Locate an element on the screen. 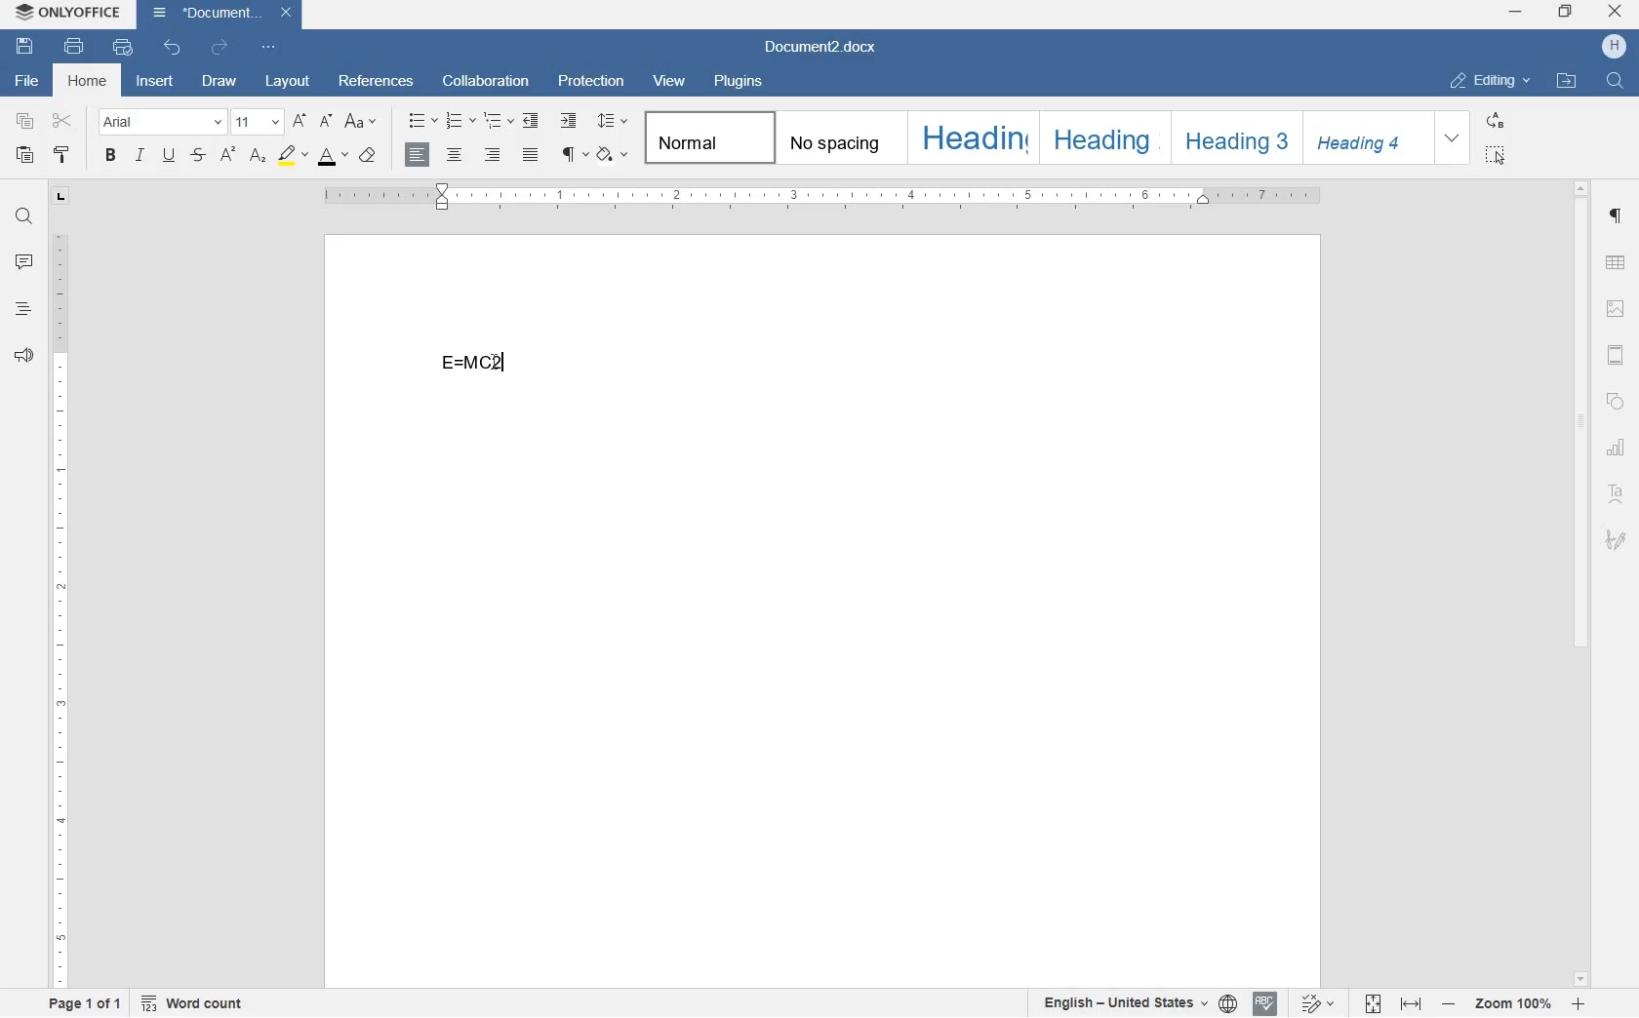 This screenshot has height=1018, width=1639. scrollbar is located at coordinates (1584, 583).